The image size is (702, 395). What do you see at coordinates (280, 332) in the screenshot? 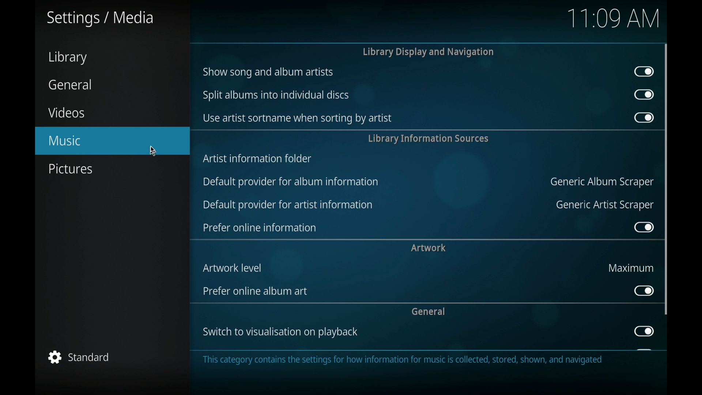
I see `switch to visualization on playback` at bounding box center [280, 332].